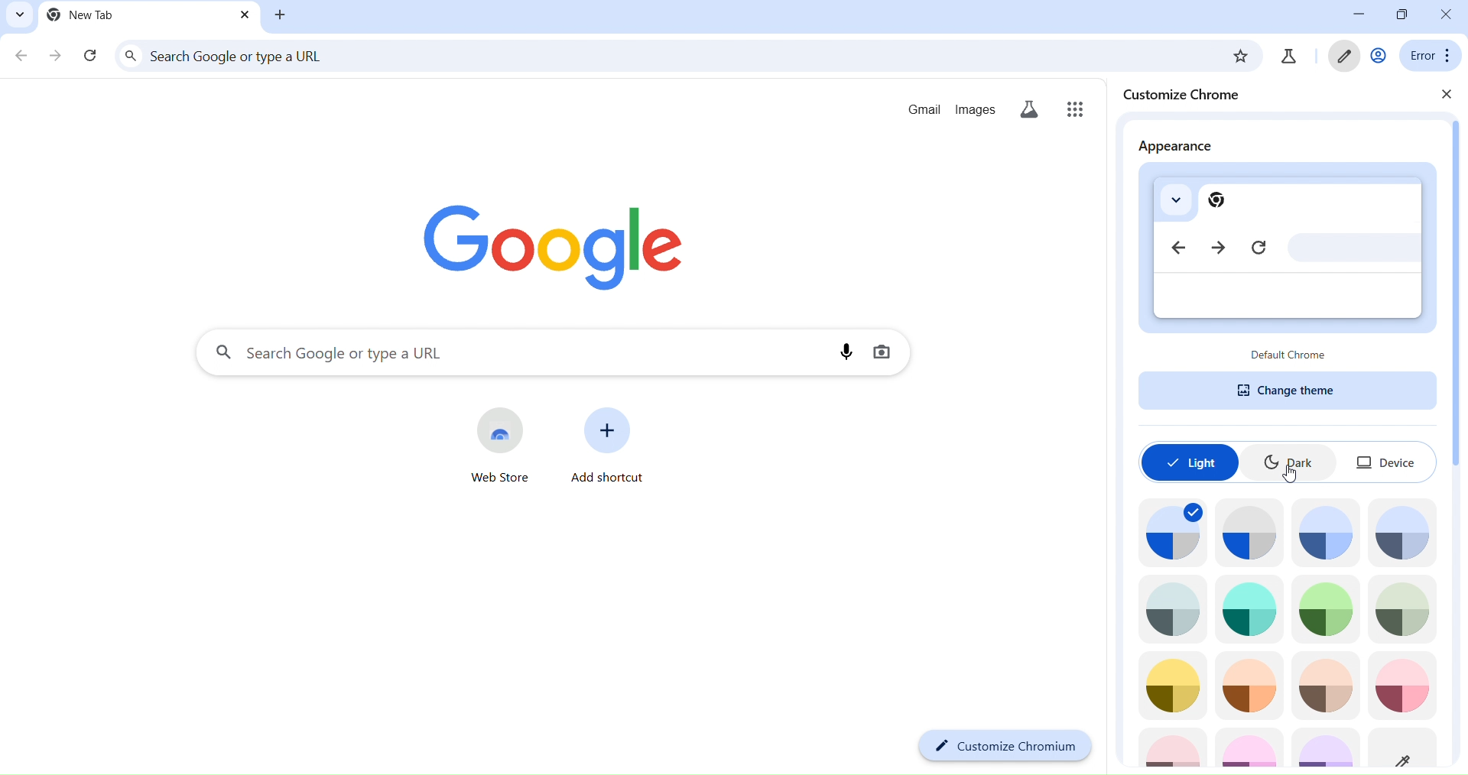 This screenshot has width=1468, height=775. What do you see at coordinates (1448, 93) in the screenshot?
I see `close` at bounding box center [1448, 93].